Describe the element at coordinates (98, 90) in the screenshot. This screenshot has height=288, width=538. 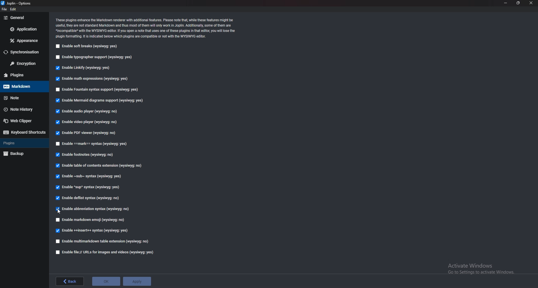
I see `enable Fountain syntax support` at that location.